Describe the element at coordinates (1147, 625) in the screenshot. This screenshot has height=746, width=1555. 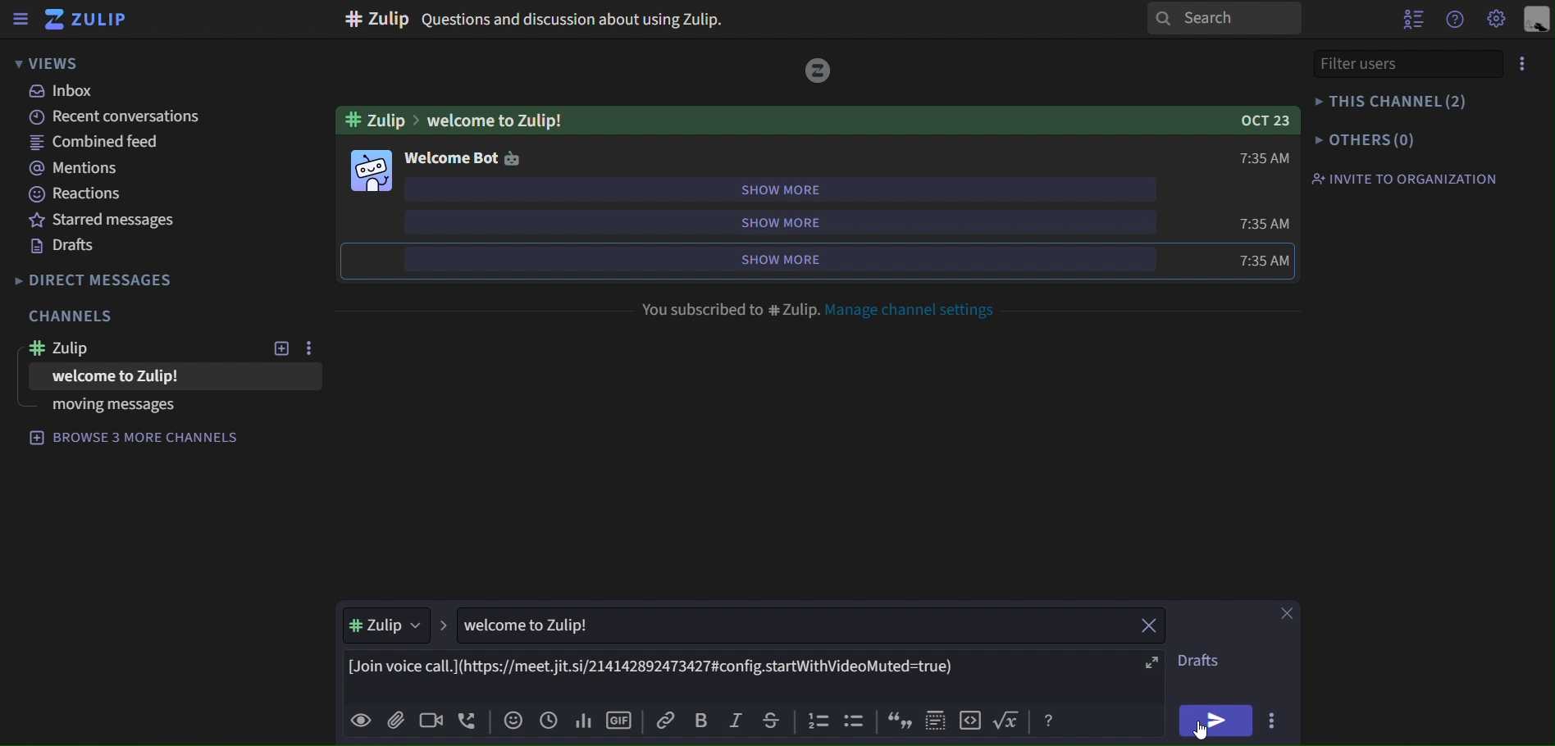
I see `close` at that location.